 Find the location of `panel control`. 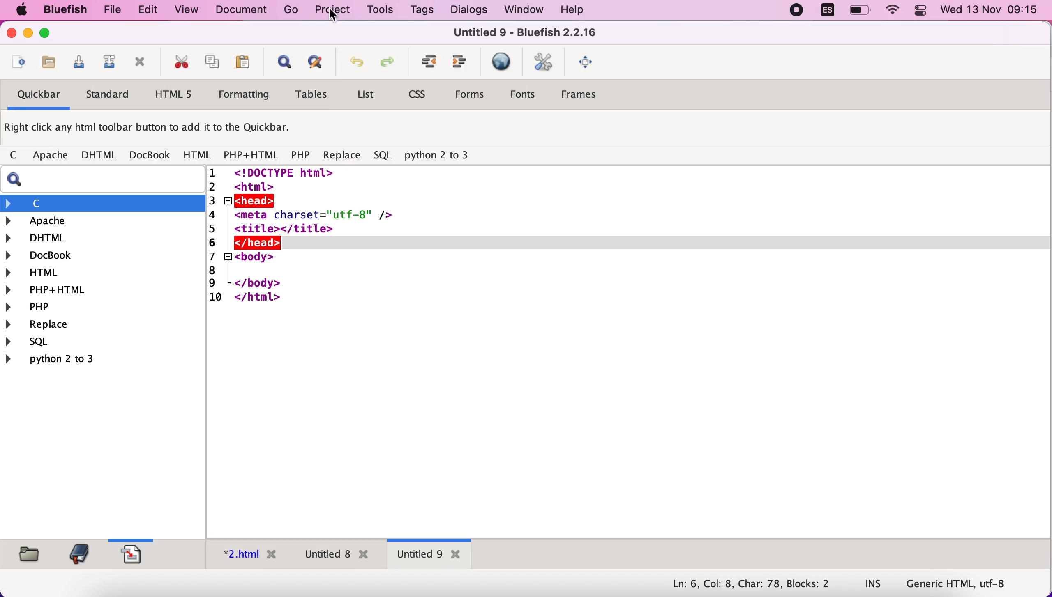

panel control is located at coordinates (920, 11).